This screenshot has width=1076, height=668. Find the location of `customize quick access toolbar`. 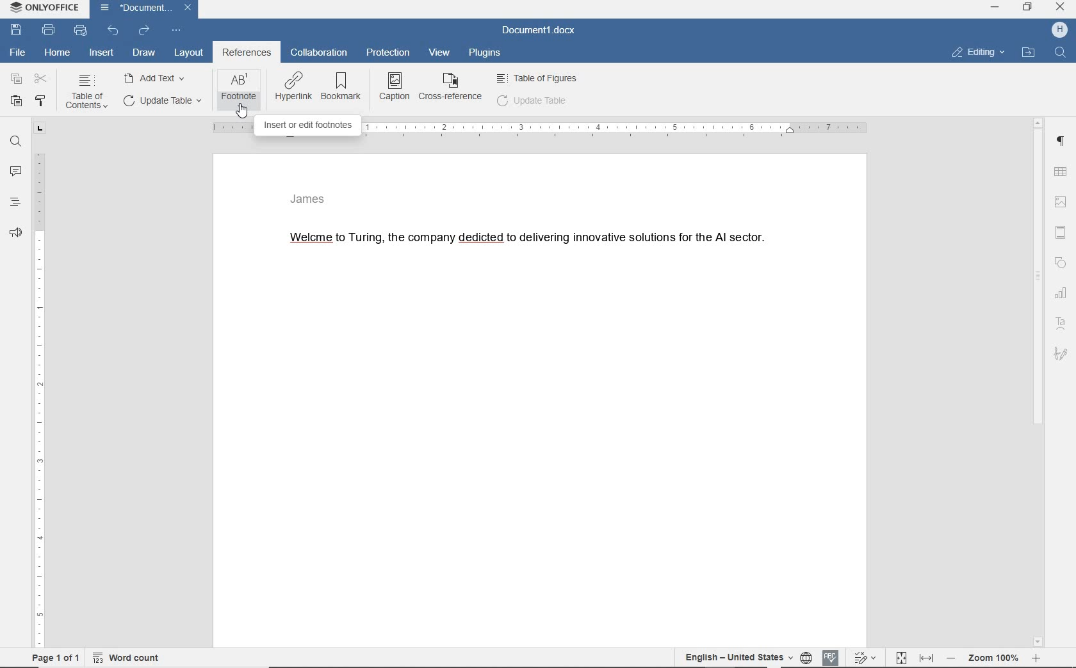

customize quick access toolbar is located at coordinates (175, 31).